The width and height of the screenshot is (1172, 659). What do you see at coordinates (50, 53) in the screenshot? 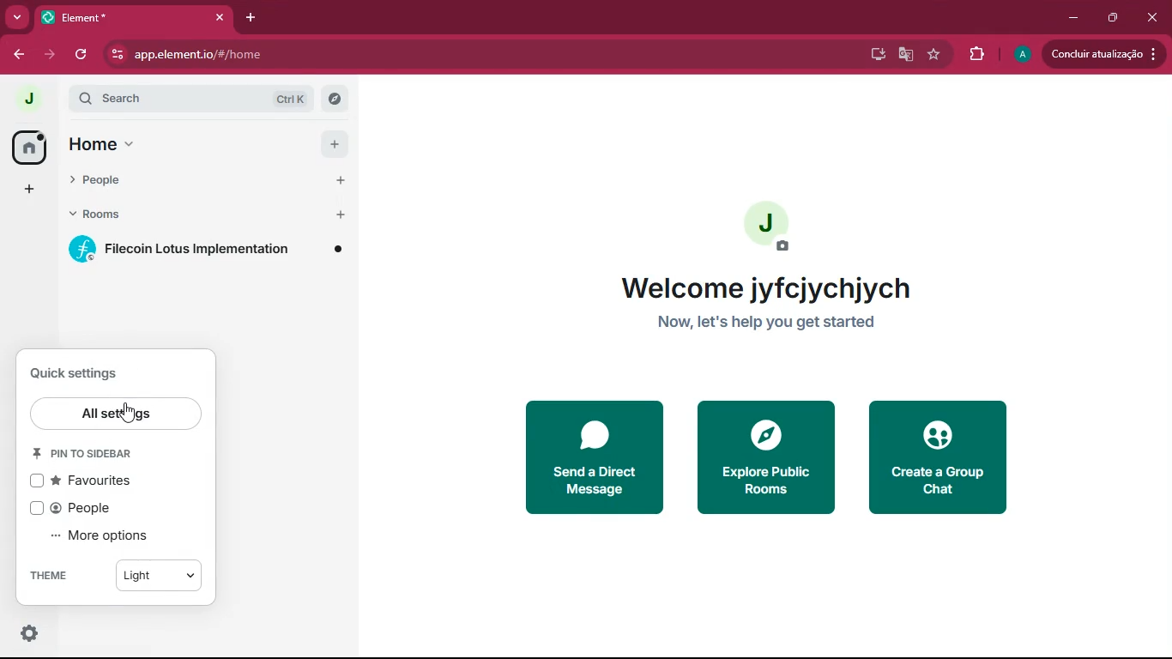
I see `forward` at bounding box center [50, 53].